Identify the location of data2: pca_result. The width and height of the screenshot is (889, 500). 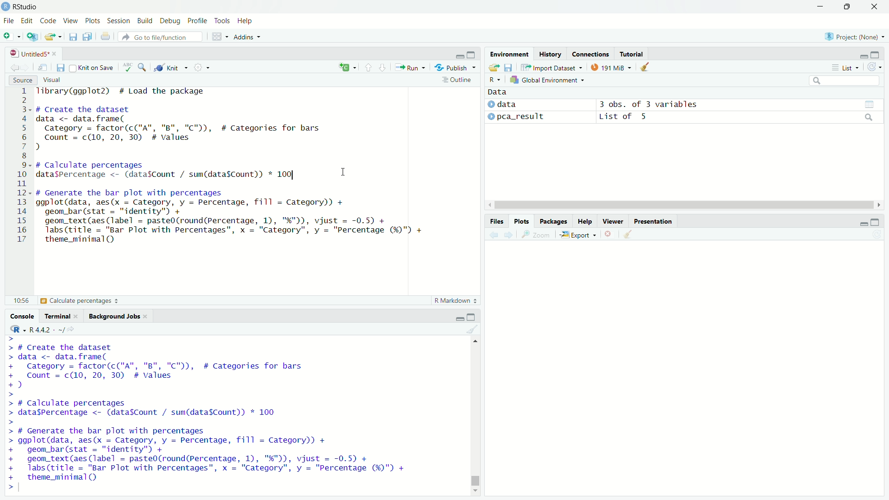
(524, 117).